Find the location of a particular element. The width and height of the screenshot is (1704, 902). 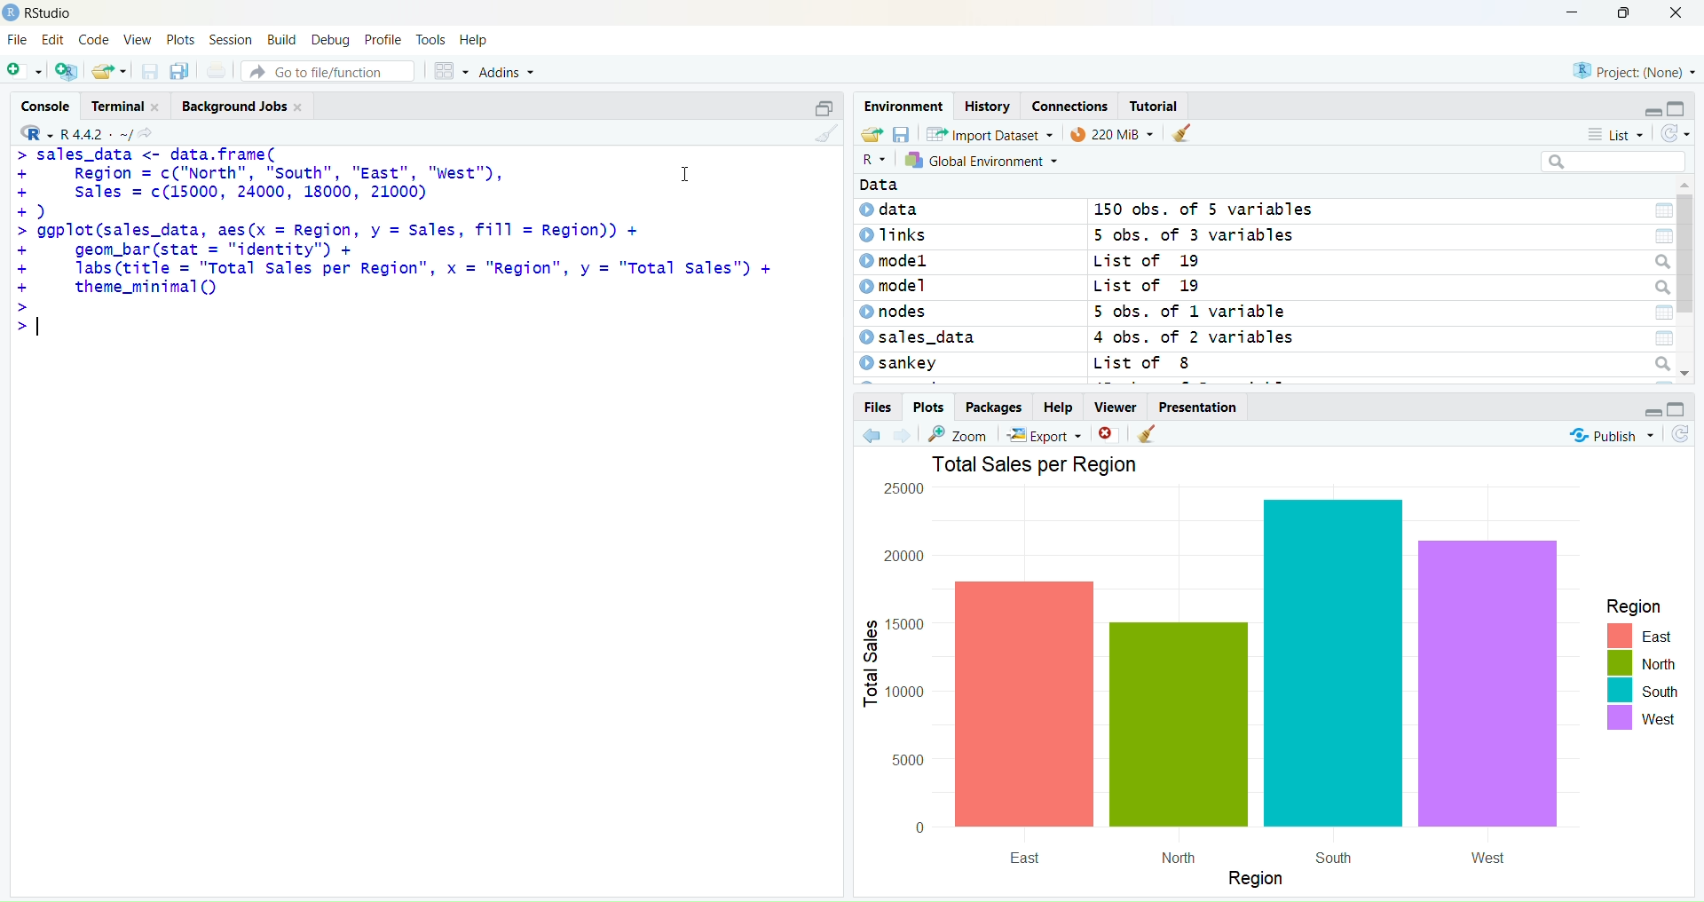

table is located at coordinates (1659, 237).